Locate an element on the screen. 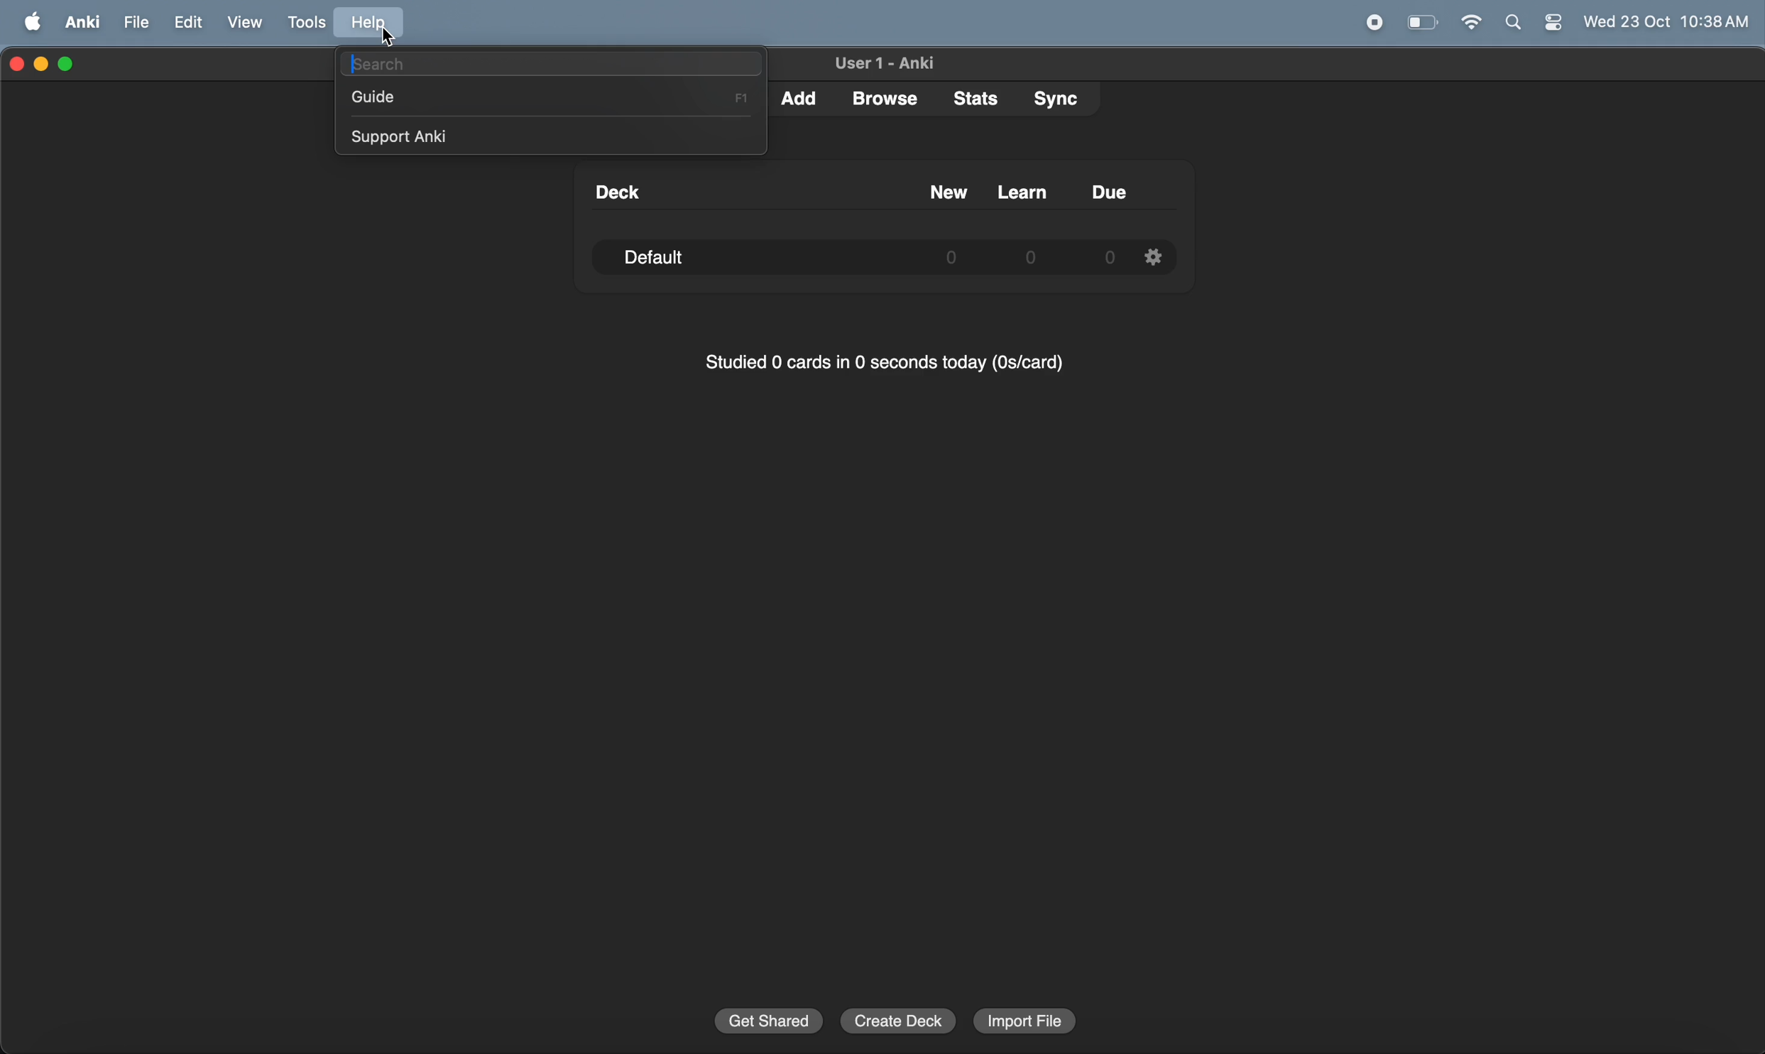 The height and width of the screenshot is (1054, 1765). learn is located at coordinates (1021, 190).